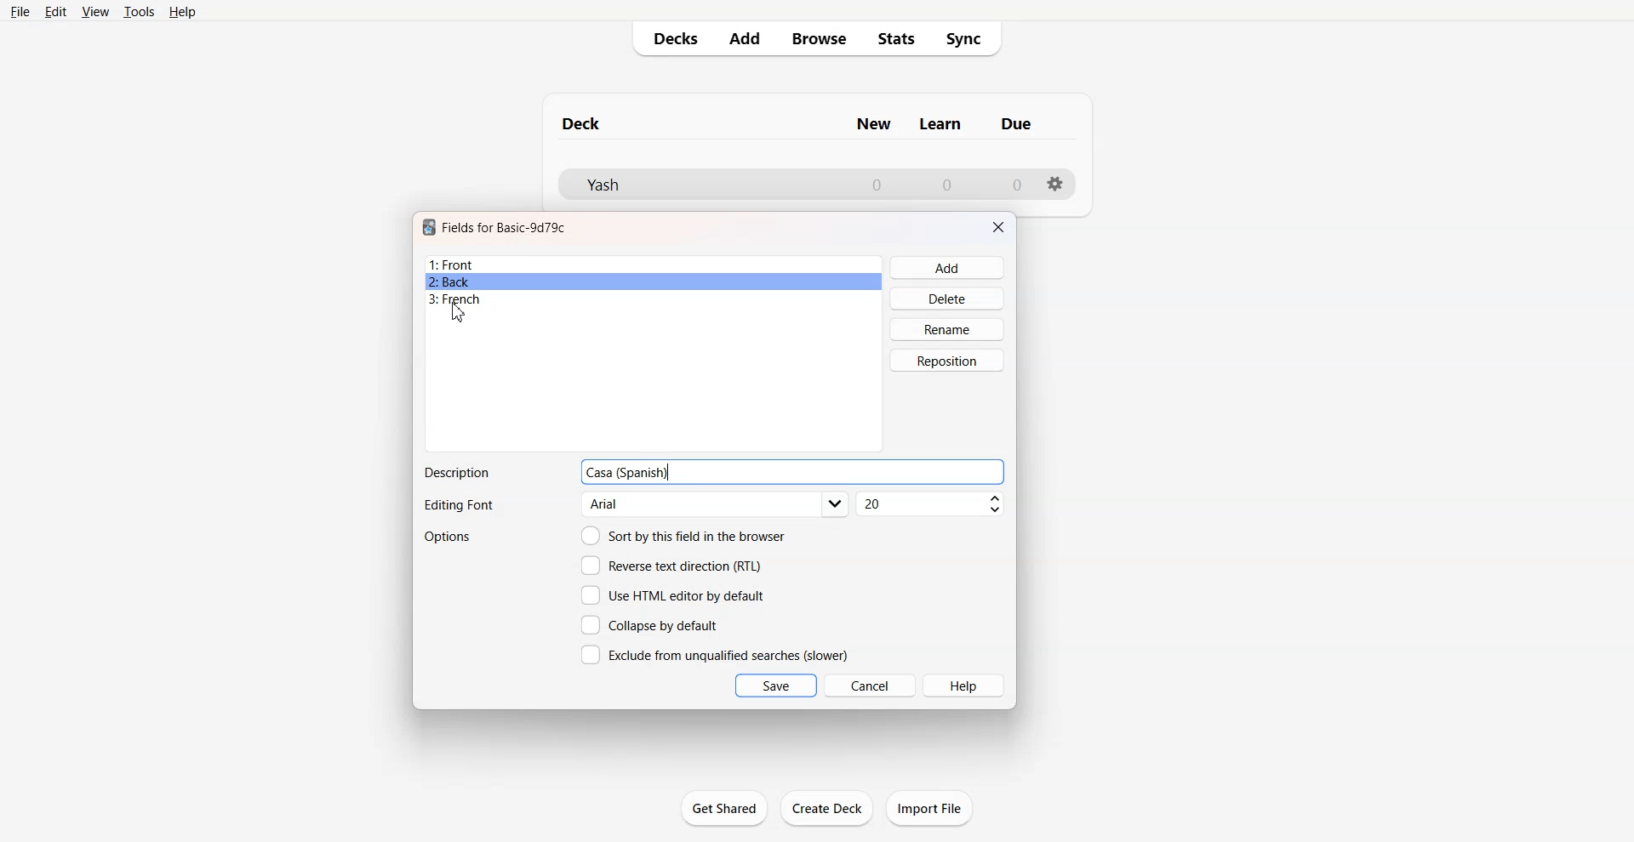 This screenshot has width=1634, height=842. I want to click on Number of due cards, so click(1018, 185).